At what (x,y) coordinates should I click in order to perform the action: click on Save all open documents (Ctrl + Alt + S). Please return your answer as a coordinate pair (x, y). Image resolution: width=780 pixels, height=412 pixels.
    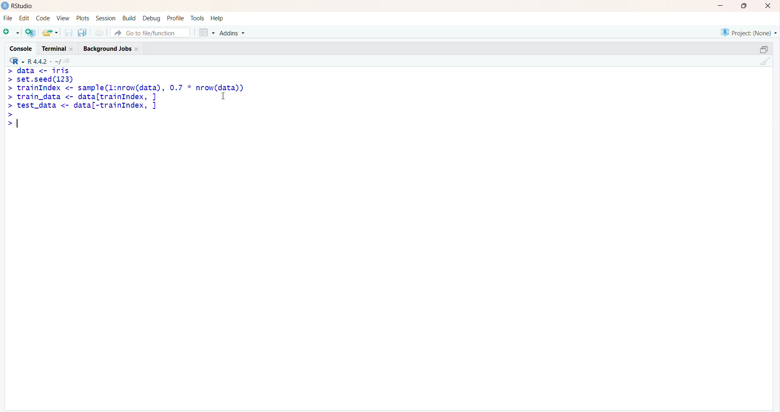
    Looking at the image, I should click on (81, 31).